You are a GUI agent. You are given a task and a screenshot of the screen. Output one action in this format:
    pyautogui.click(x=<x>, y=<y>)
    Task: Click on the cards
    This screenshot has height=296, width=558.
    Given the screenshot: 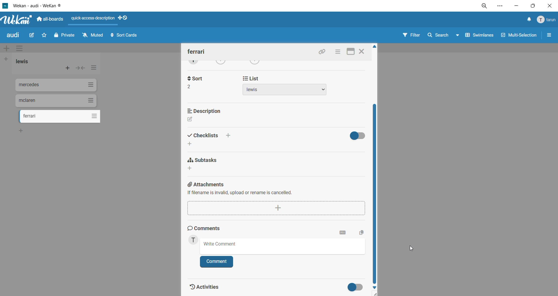 What is the action you would take?
    pyautogui.click(x=57, y=86)
    